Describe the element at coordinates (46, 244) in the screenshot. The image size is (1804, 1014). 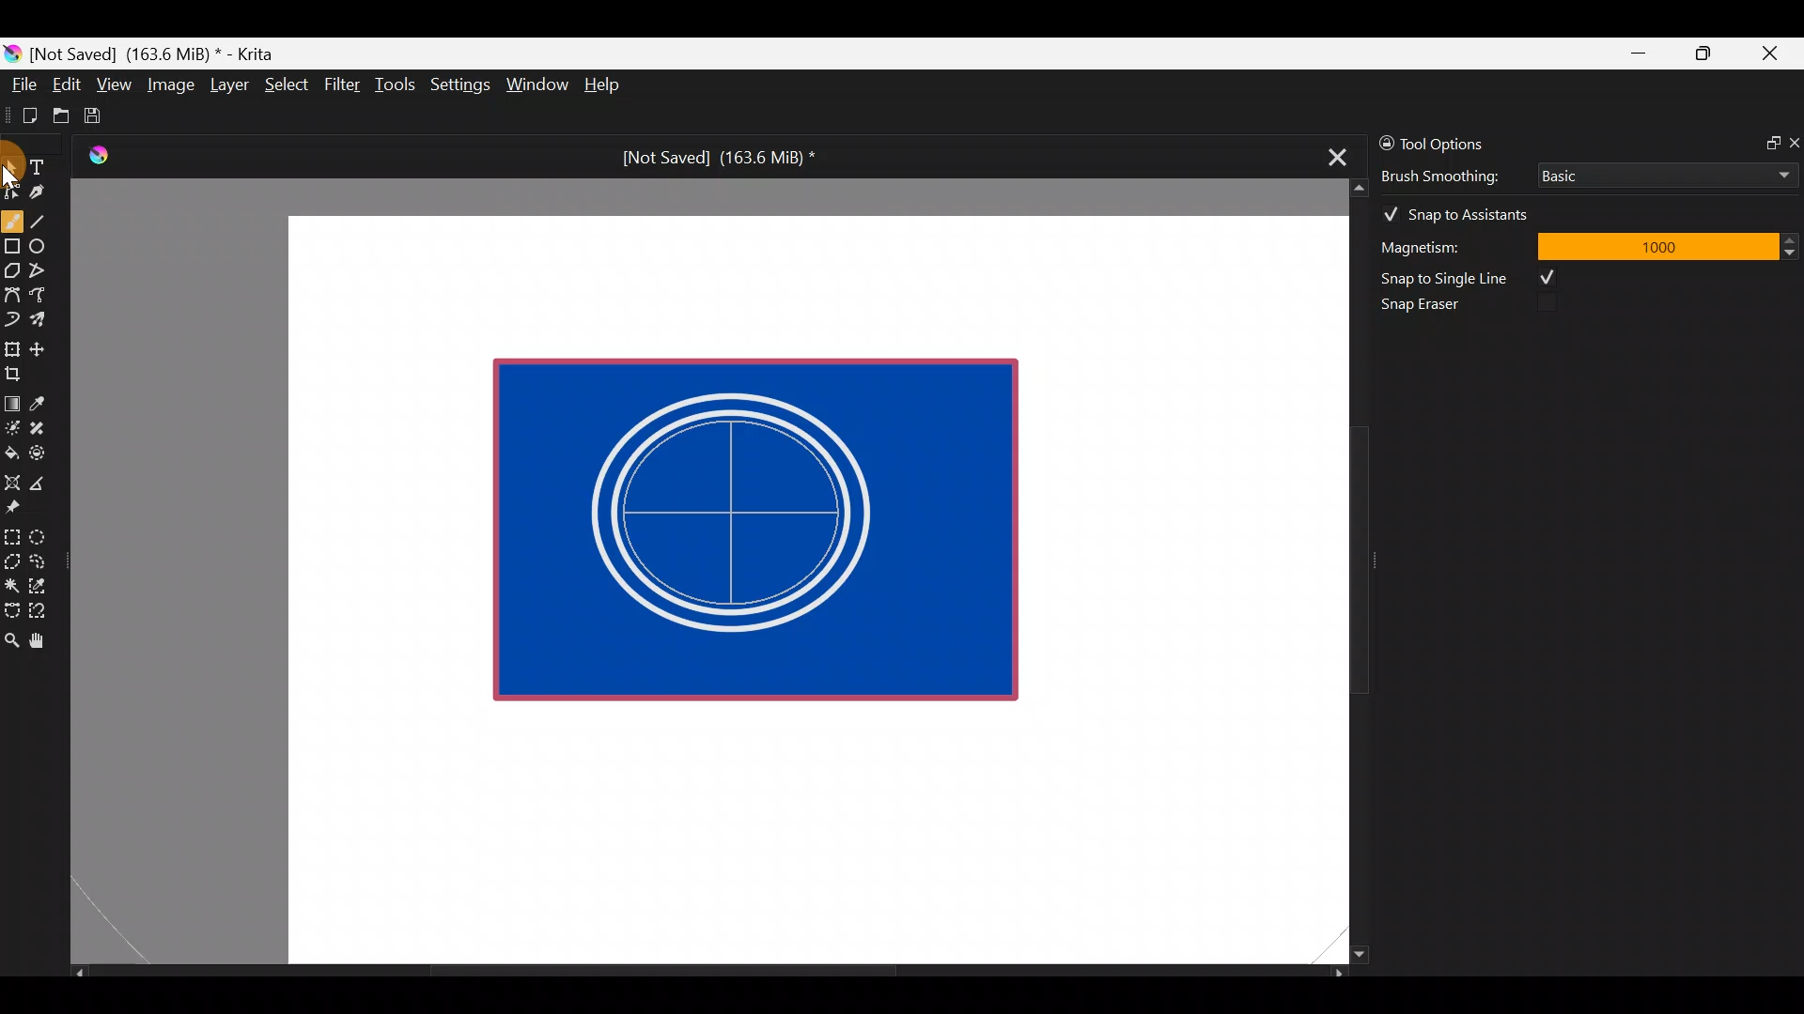
I see `Ellipse tool` at that location.